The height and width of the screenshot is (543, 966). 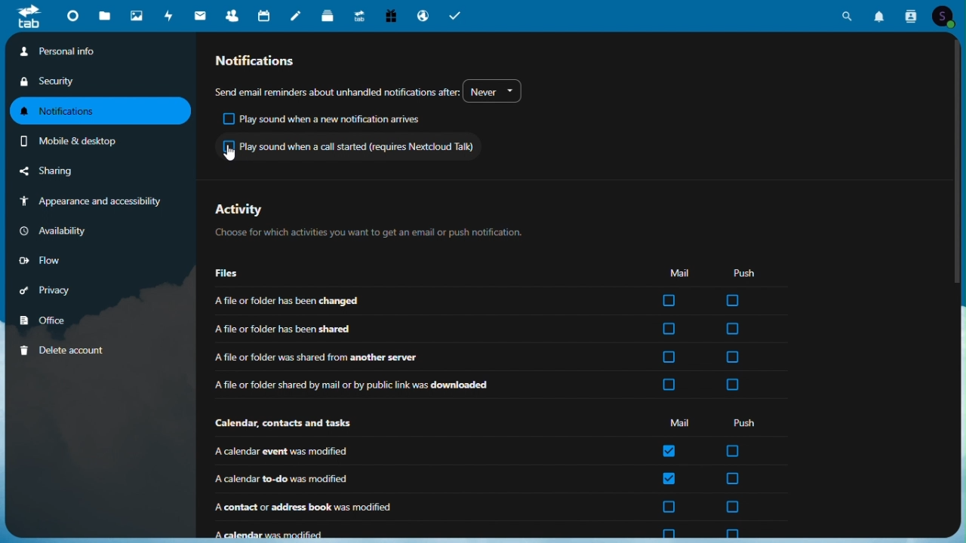 I want to click on task, so click(x=455, y=14).